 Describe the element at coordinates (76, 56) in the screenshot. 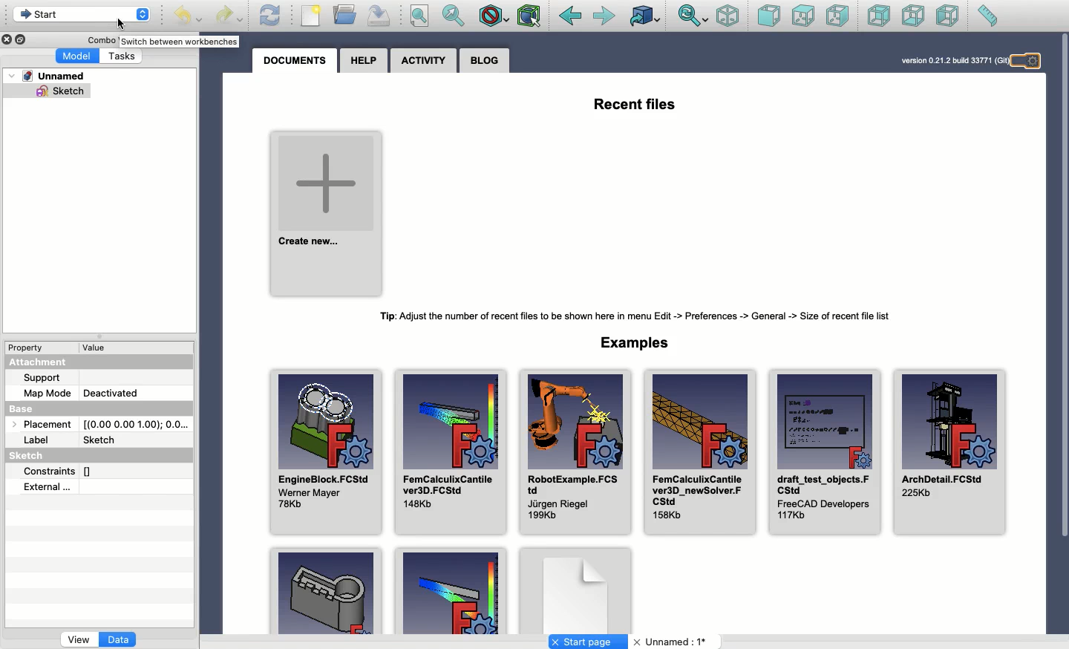

I see `Model` at that location.